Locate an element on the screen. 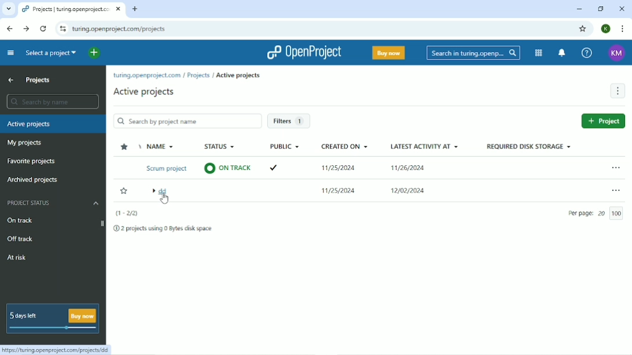 Image resolution: width=632 pixels, height=355 pixels. Projects is located at coordinates (198, 76).